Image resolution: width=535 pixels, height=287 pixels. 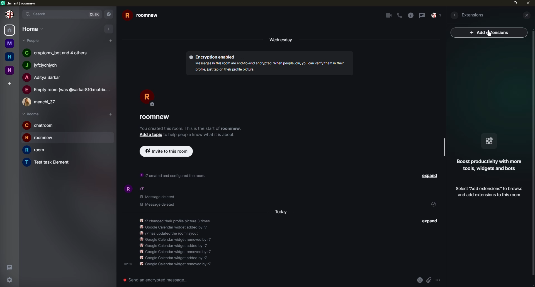 What do you see at coordinates (437, 16) in the screenshot?
I see `inbox` at bounding box center [437, 16].